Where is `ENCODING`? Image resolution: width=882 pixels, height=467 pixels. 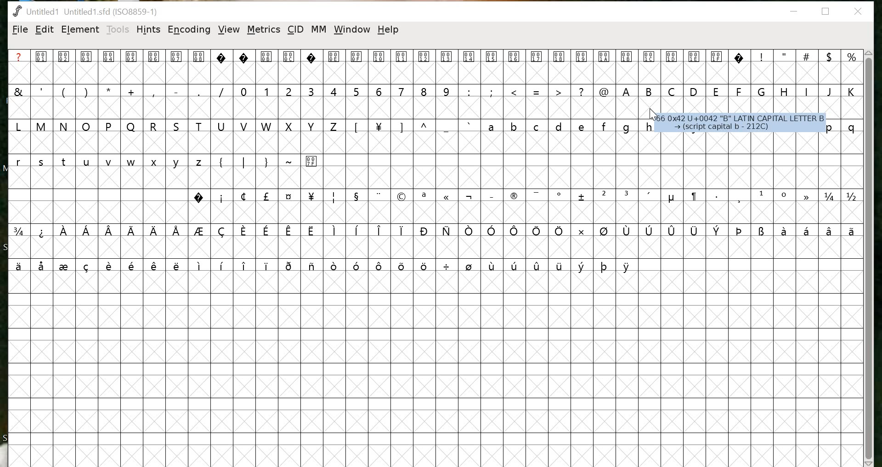
ENCODING is located at coordinates (189, 30).